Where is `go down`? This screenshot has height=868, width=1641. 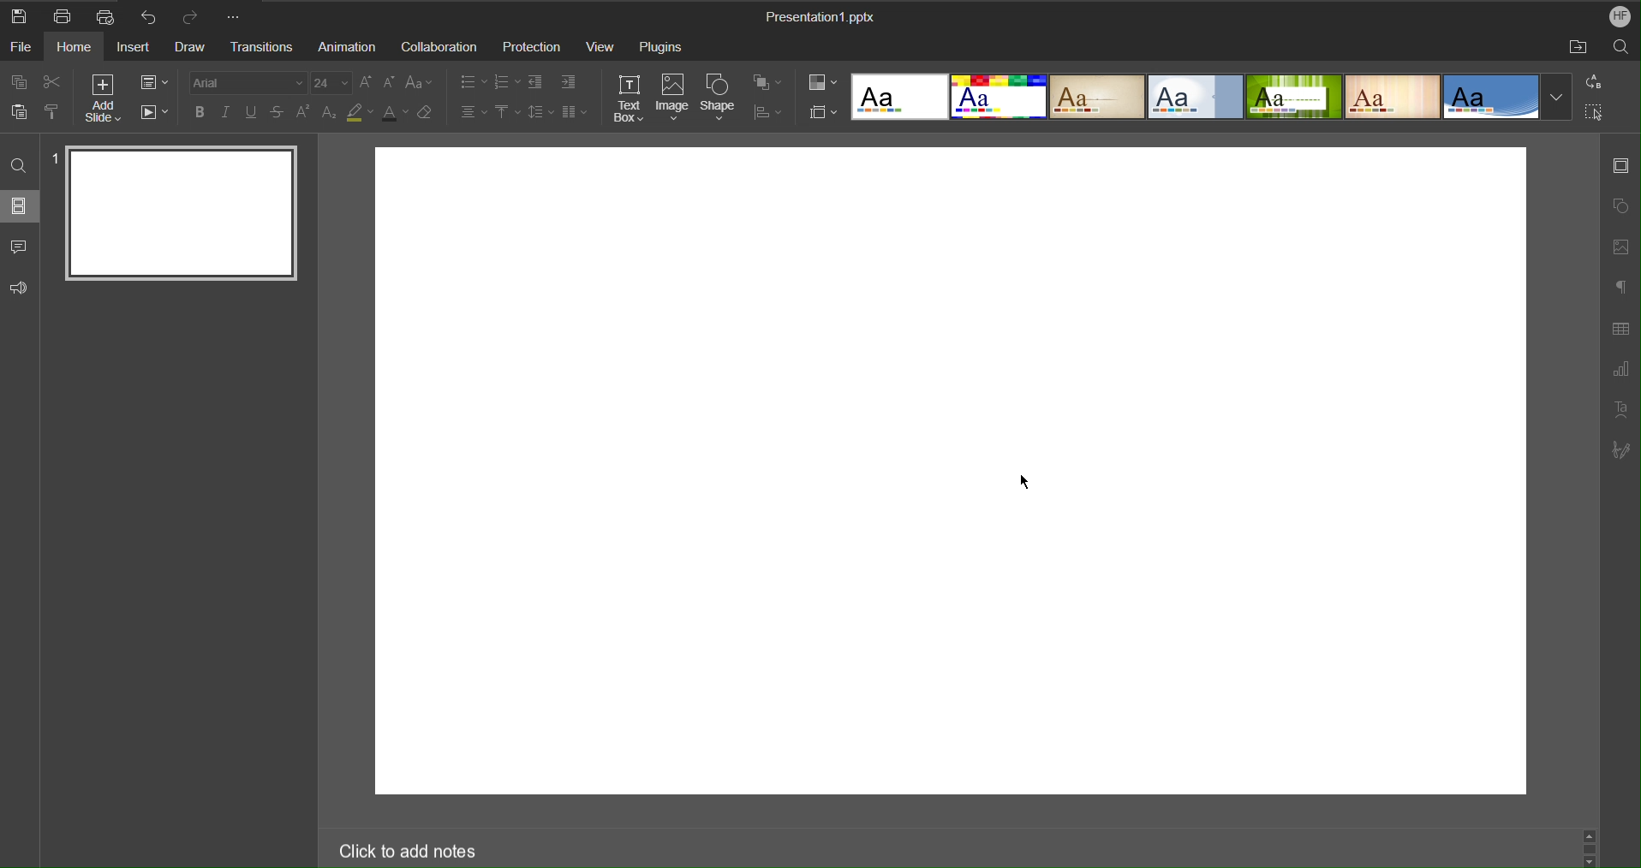
go down is located at coordinates (1590, 862).